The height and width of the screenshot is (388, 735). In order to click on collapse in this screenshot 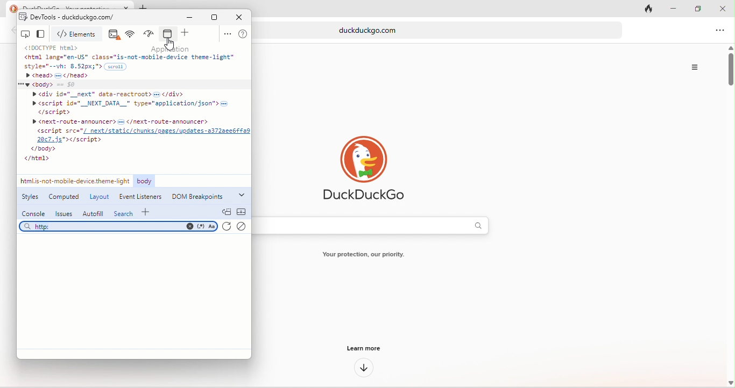, I will do `click(243, 213)`.